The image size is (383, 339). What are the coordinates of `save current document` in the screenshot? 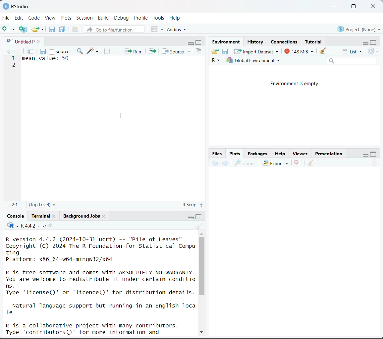 It's located at (52, 29).